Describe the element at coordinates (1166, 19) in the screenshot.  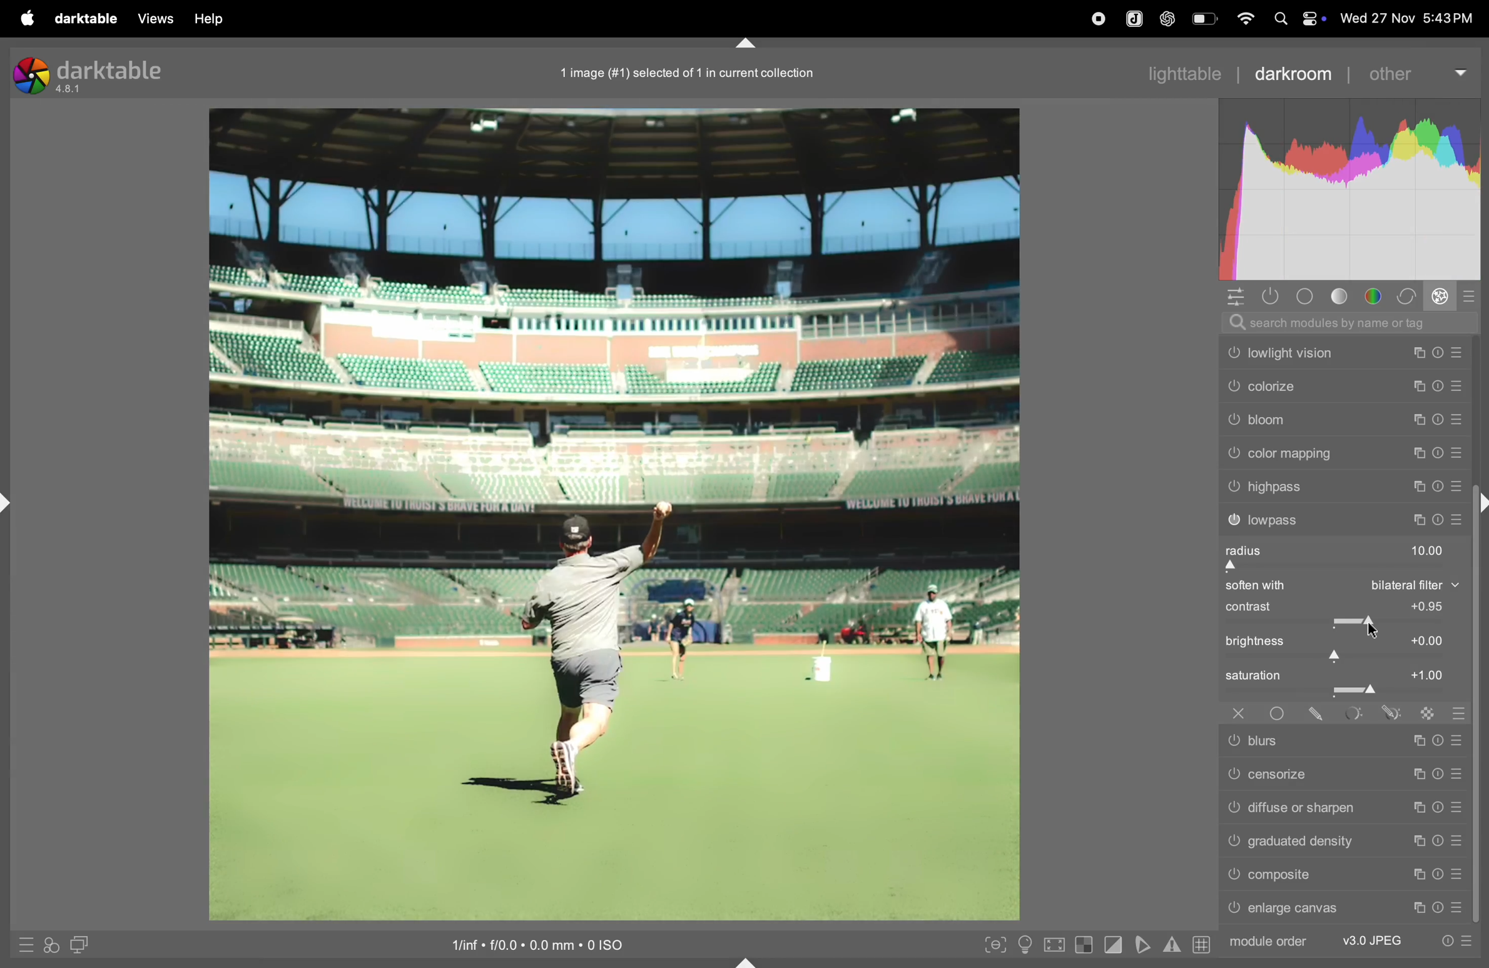
I see `chatgpt` at that location.